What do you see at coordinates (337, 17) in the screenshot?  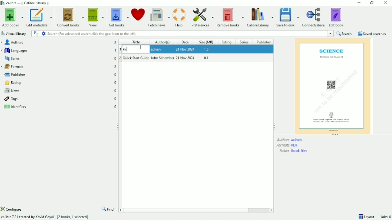 I see `Edit book` at bounding box center [337, 17].